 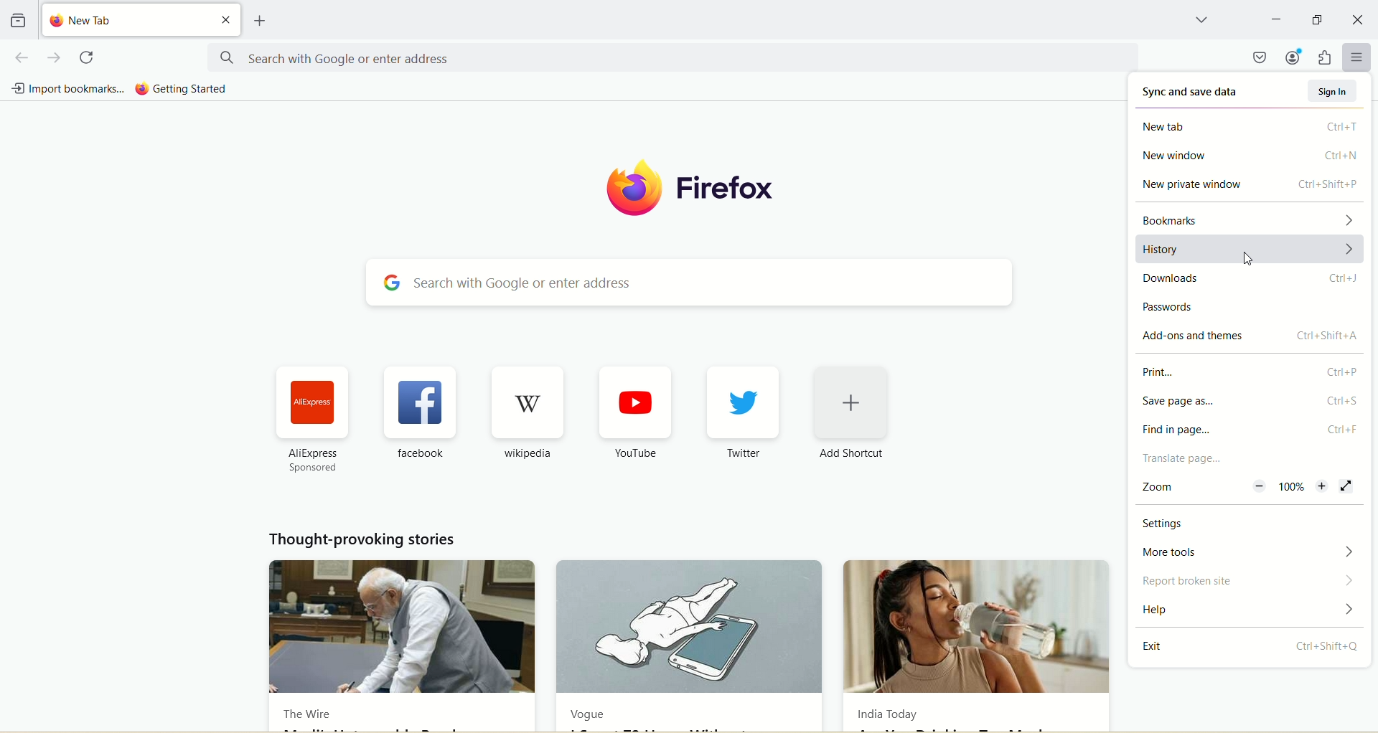 I want to click on new window, so click(x=1248, y=157).